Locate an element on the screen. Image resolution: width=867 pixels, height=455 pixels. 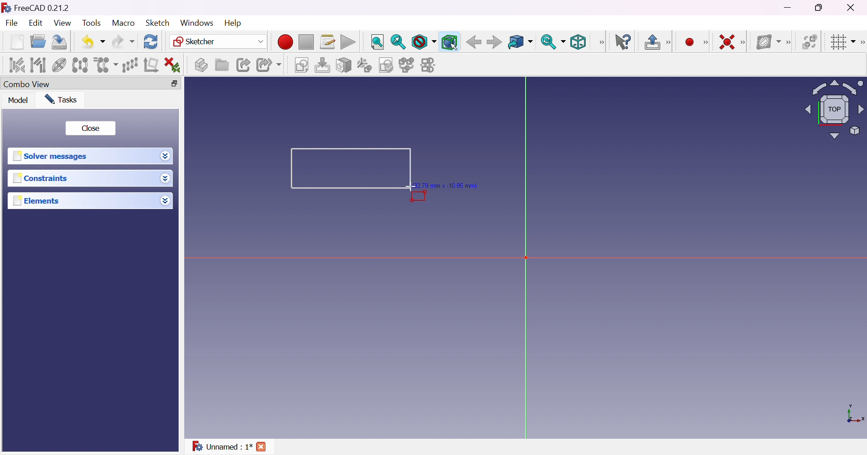
Remove axes alignment is located at coordinates (150, 65).